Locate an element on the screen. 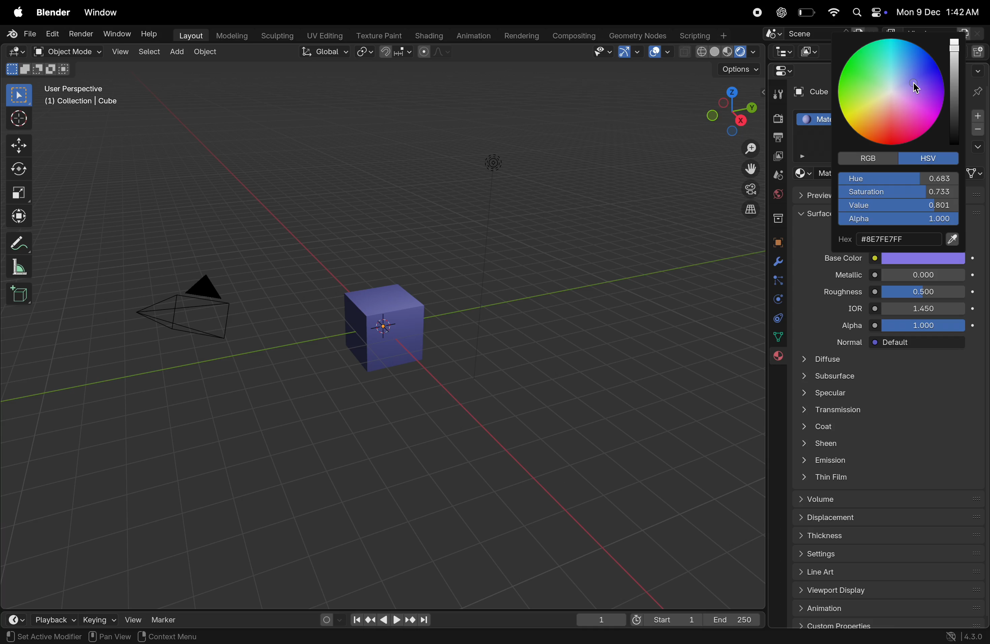 The height and width of the screenshot is (644, 990). Sauration is located at coordinates (897, 192).